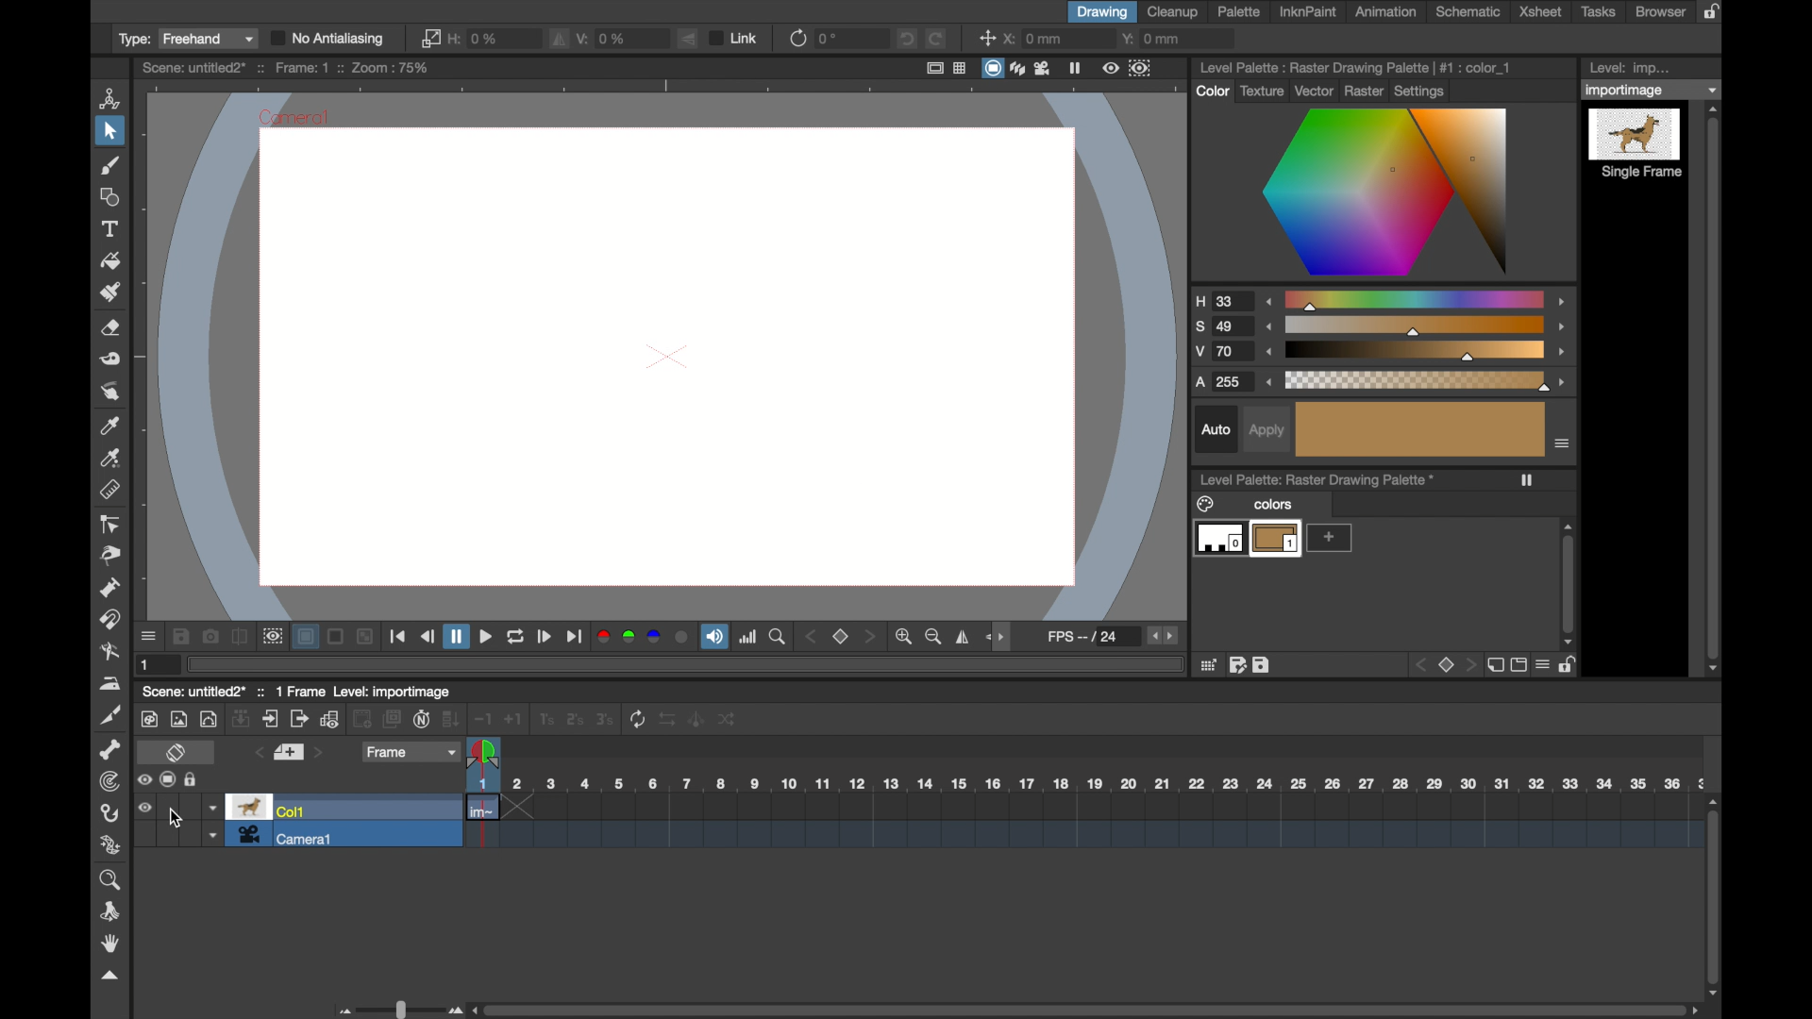 The image size is (1812, 1019). Describe the element at coordinates (111, 845) in the screenshot. I see `plastic tool` at that location.